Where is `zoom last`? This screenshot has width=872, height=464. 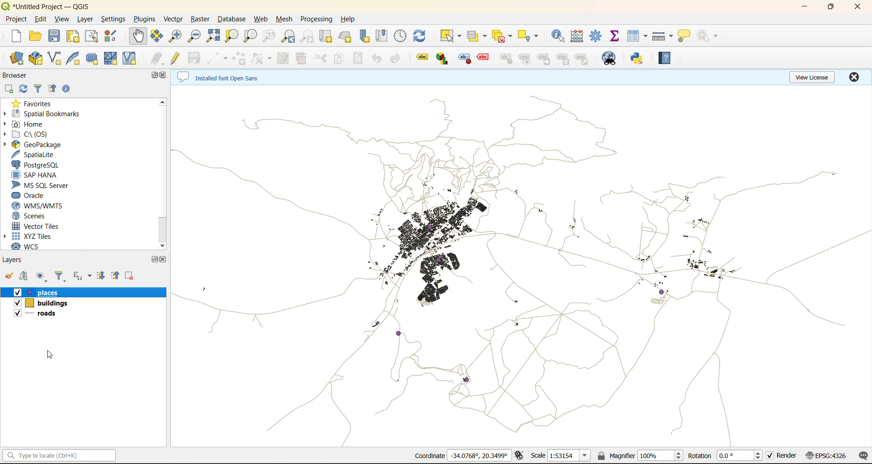 zoom last is located at coordinates (288, 36).